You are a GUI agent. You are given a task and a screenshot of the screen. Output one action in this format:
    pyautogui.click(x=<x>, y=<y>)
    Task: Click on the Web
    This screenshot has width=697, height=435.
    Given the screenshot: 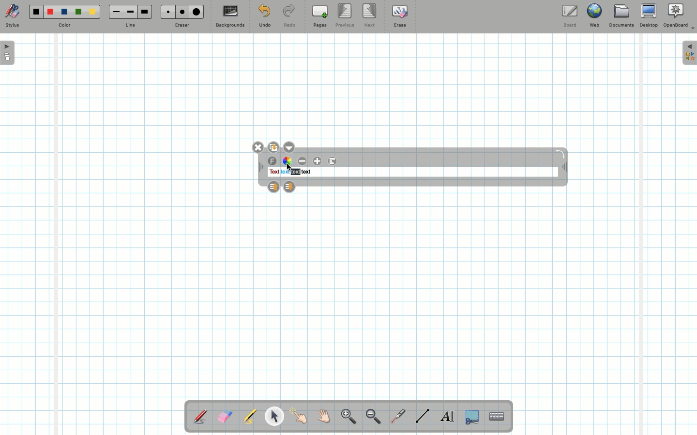 What is the action you would take?
    pyautogui.click(x=594, y=17)
    